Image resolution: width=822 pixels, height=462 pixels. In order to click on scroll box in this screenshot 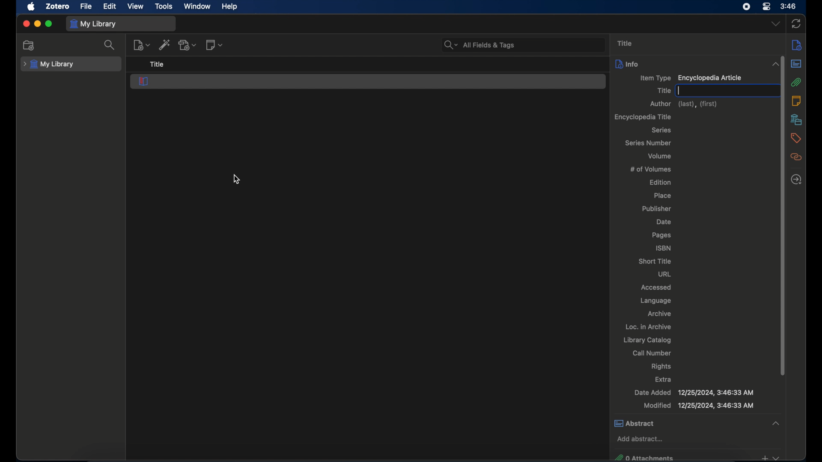, I will do `click(780, 215)`.